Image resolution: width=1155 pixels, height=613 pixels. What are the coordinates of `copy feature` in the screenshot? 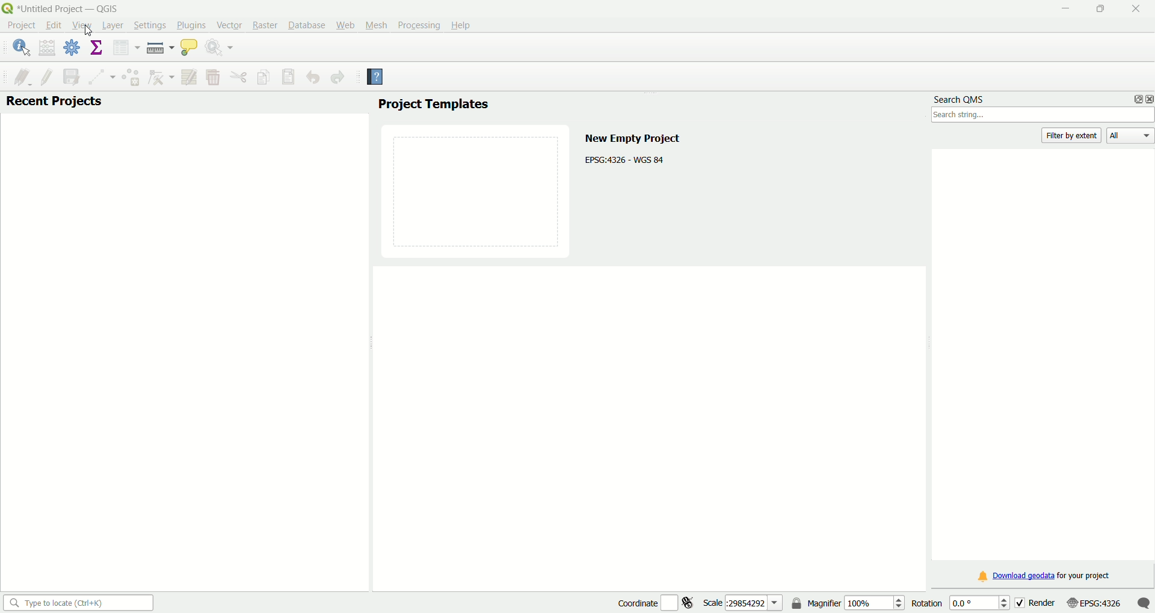 It's located at (264, 76).